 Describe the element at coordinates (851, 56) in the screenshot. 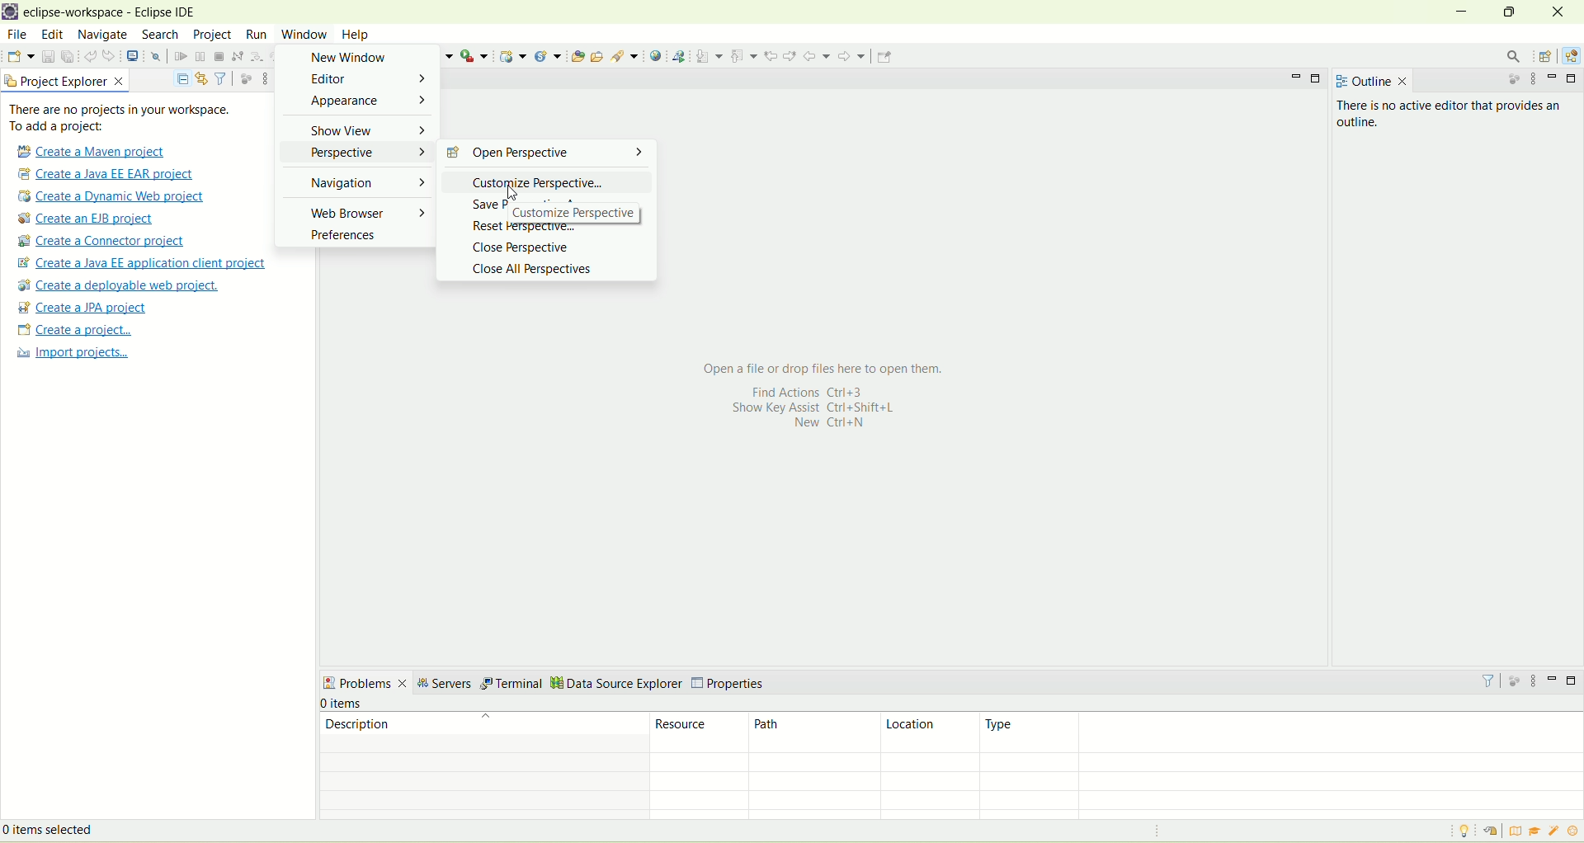

I see `forward` at that location.